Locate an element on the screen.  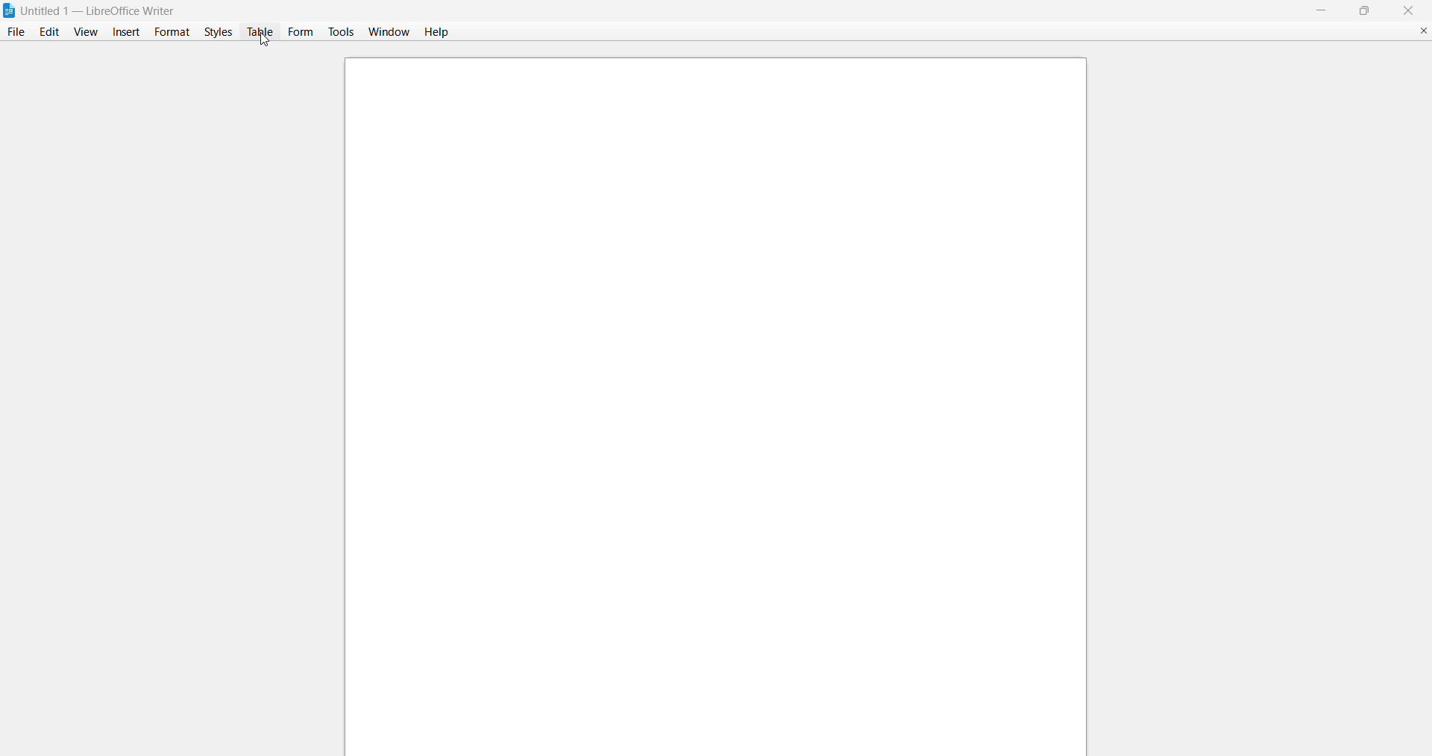
cursor is located at coordinates (263, 42).